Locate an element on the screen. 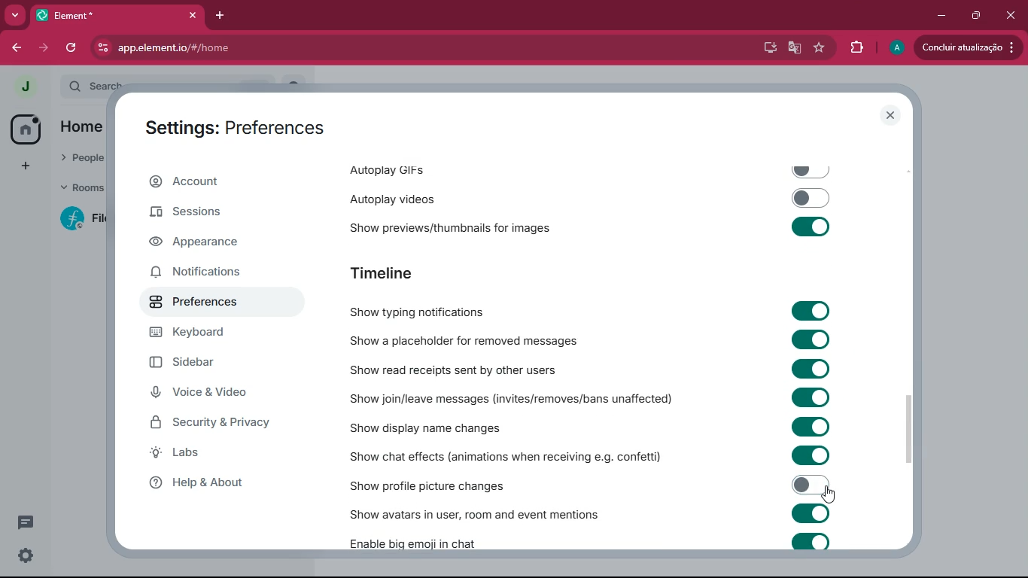 This screenshot has width=1028, height=578. search tabs is located at coordinates (15, 16).